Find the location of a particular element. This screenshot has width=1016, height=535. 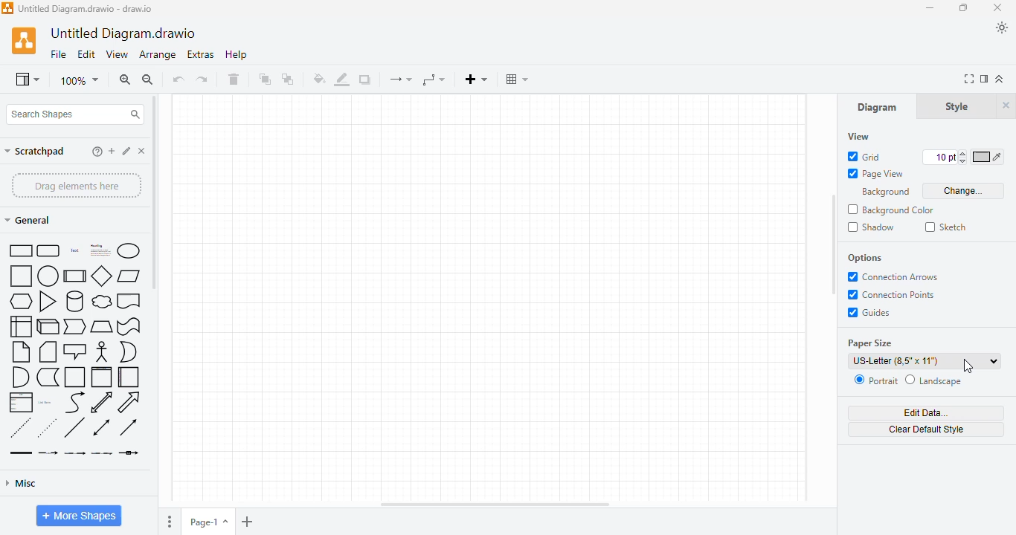

text is located at coordinates (74, 250).